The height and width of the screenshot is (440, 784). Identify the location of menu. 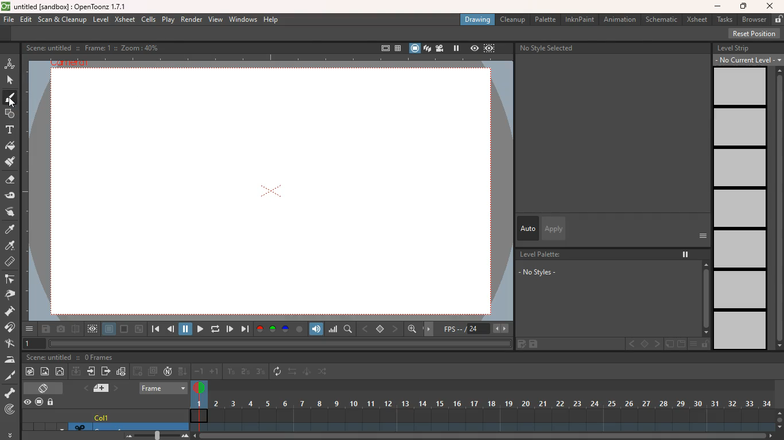
(778, 60).